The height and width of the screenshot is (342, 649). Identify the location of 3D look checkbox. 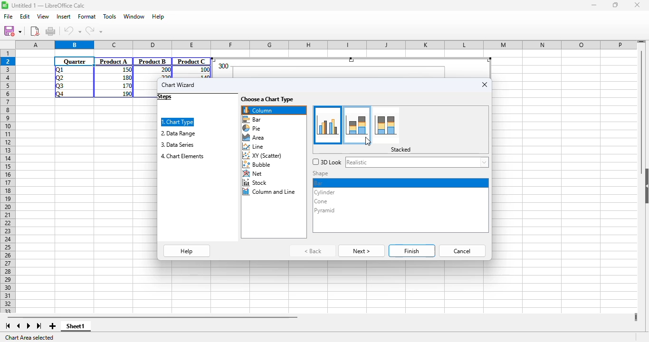
(327, 162).